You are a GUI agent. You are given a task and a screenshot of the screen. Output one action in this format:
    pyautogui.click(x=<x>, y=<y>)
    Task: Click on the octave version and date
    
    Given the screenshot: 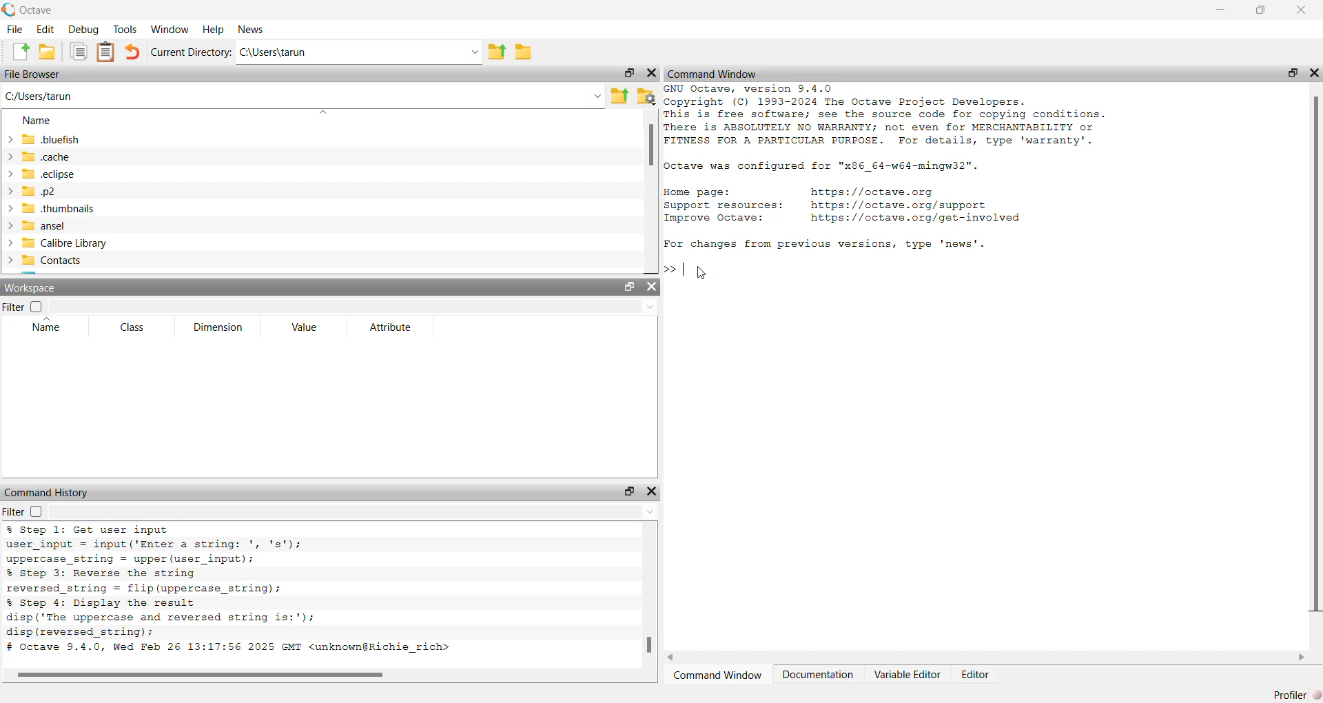 What is the action you would take?
    pyautogui.click(x=262, y=649)
    